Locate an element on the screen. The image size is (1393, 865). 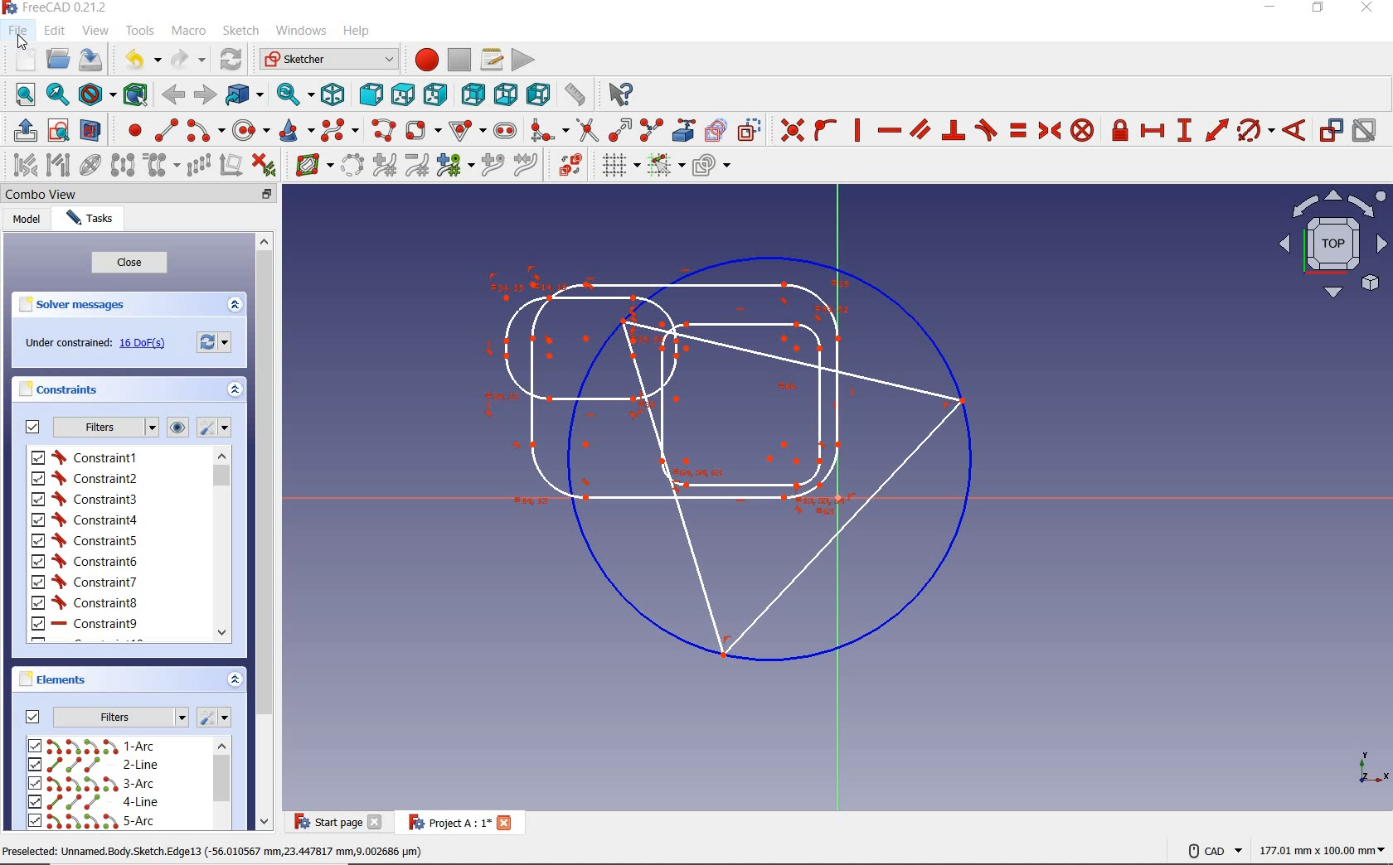
solver messages is located at coordinates (99, 303).